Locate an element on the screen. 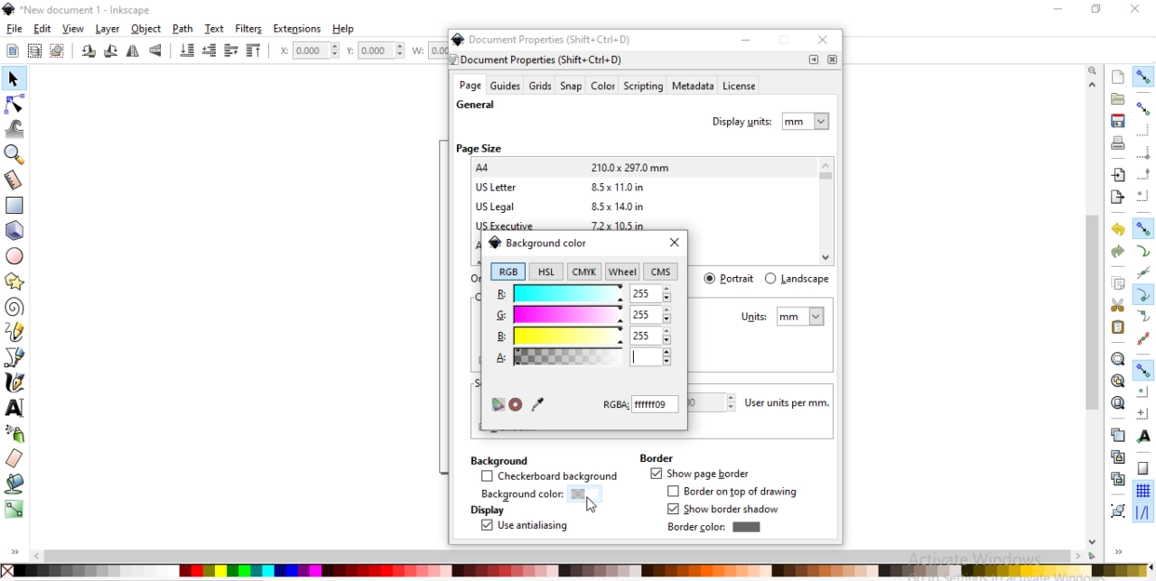 The image size is (1156, 581). raise selection one step is located at coordinates (229, 51).